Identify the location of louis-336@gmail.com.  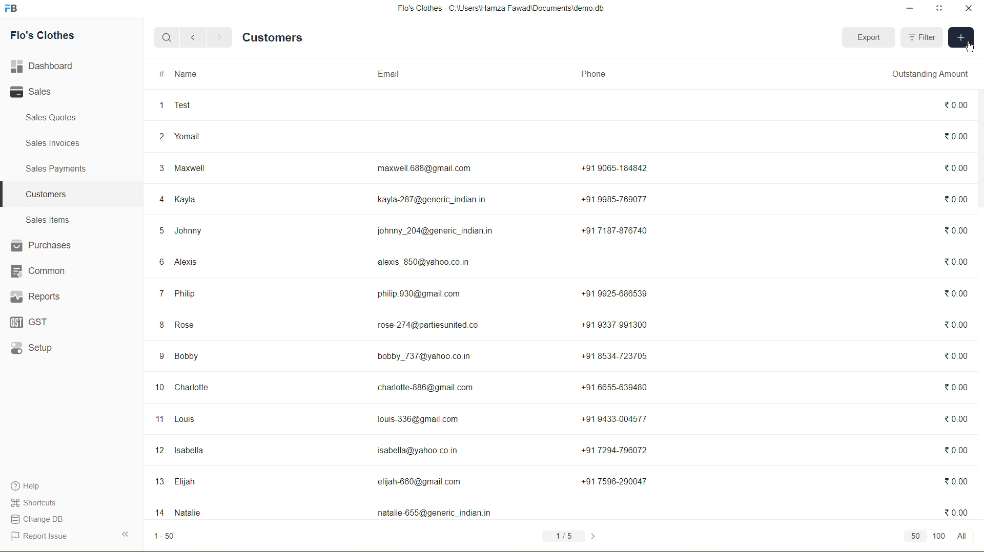
(418, 419).